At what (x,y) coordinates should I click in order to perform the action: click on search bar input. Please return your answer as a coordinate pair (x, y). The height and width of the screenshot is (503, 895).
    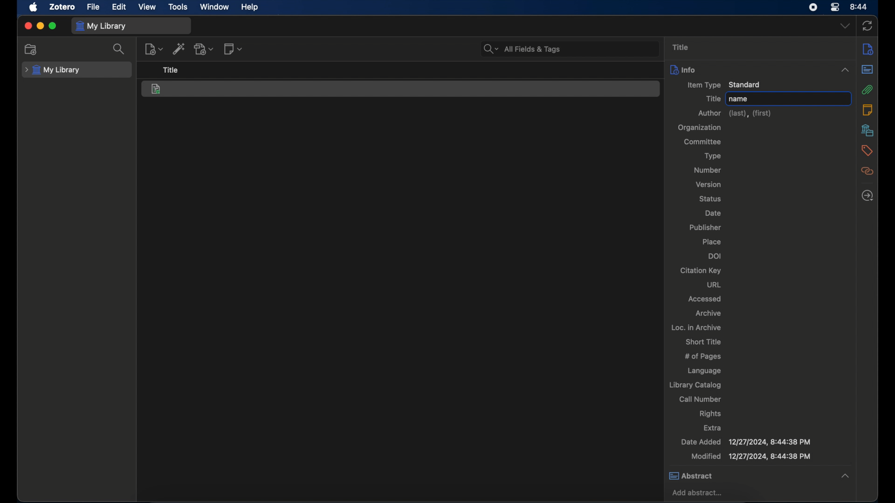
    Looking at the image, I should click on (580, 48).